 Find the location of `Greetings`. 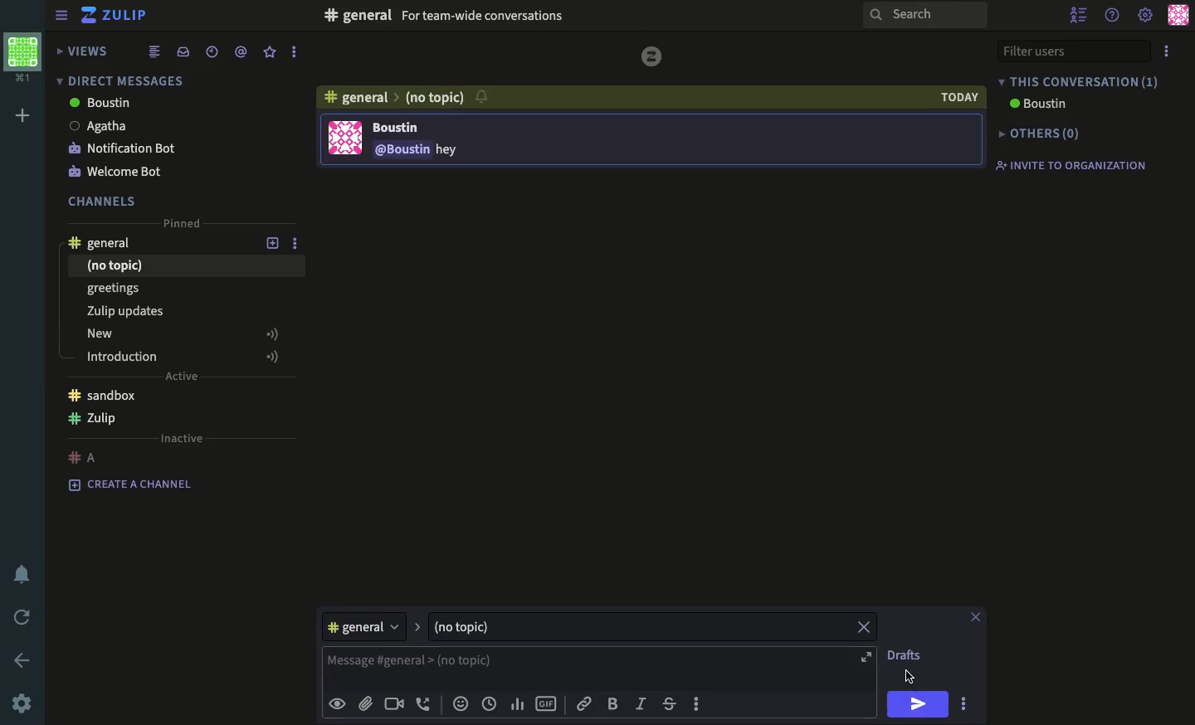

Greetings is located at coordinates (124, 288).